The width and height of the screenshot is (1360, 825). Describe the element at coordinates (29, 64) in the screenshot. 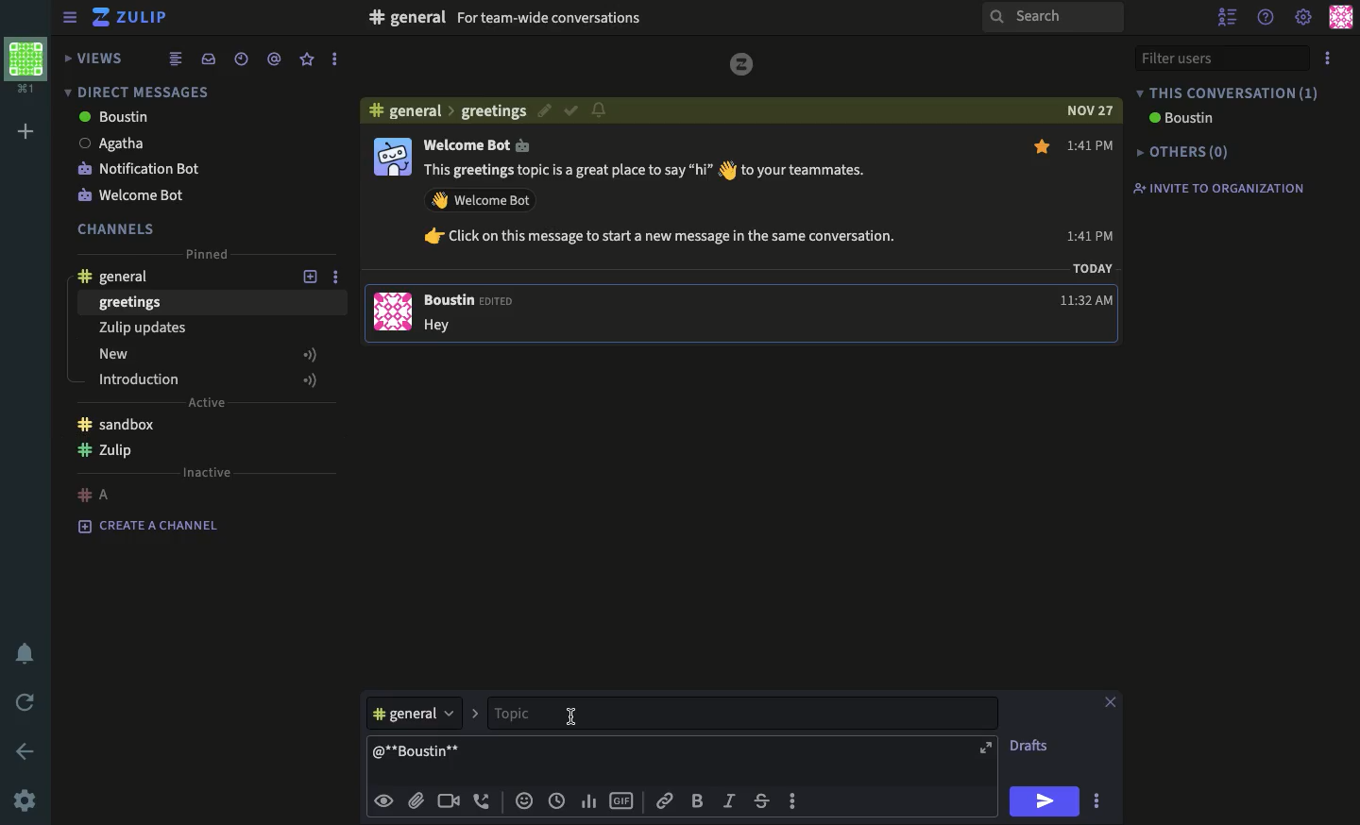

I see `workspace` at that location.